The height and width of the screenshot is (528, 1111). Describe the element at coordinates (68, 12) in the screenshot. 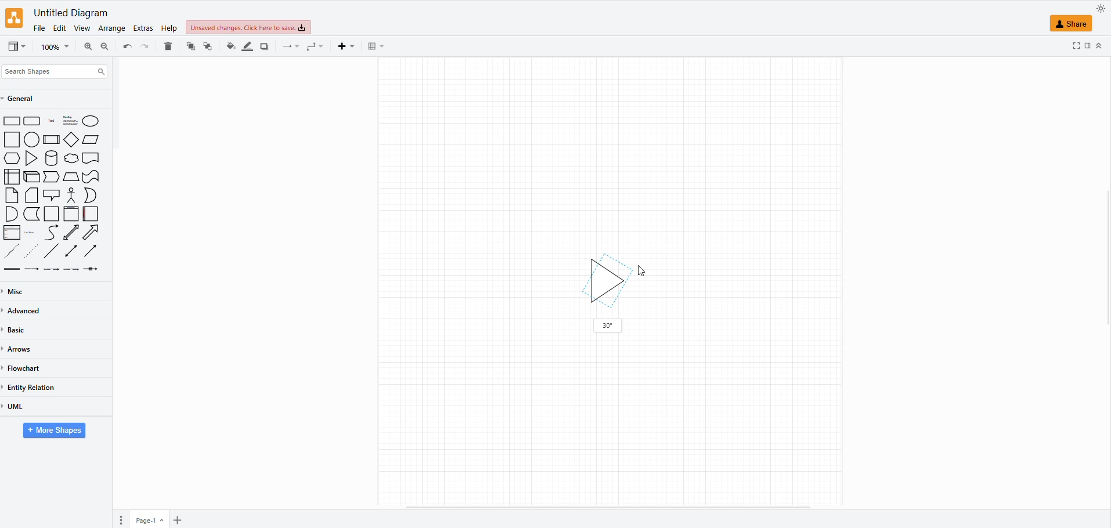

I see `file name` at that location.